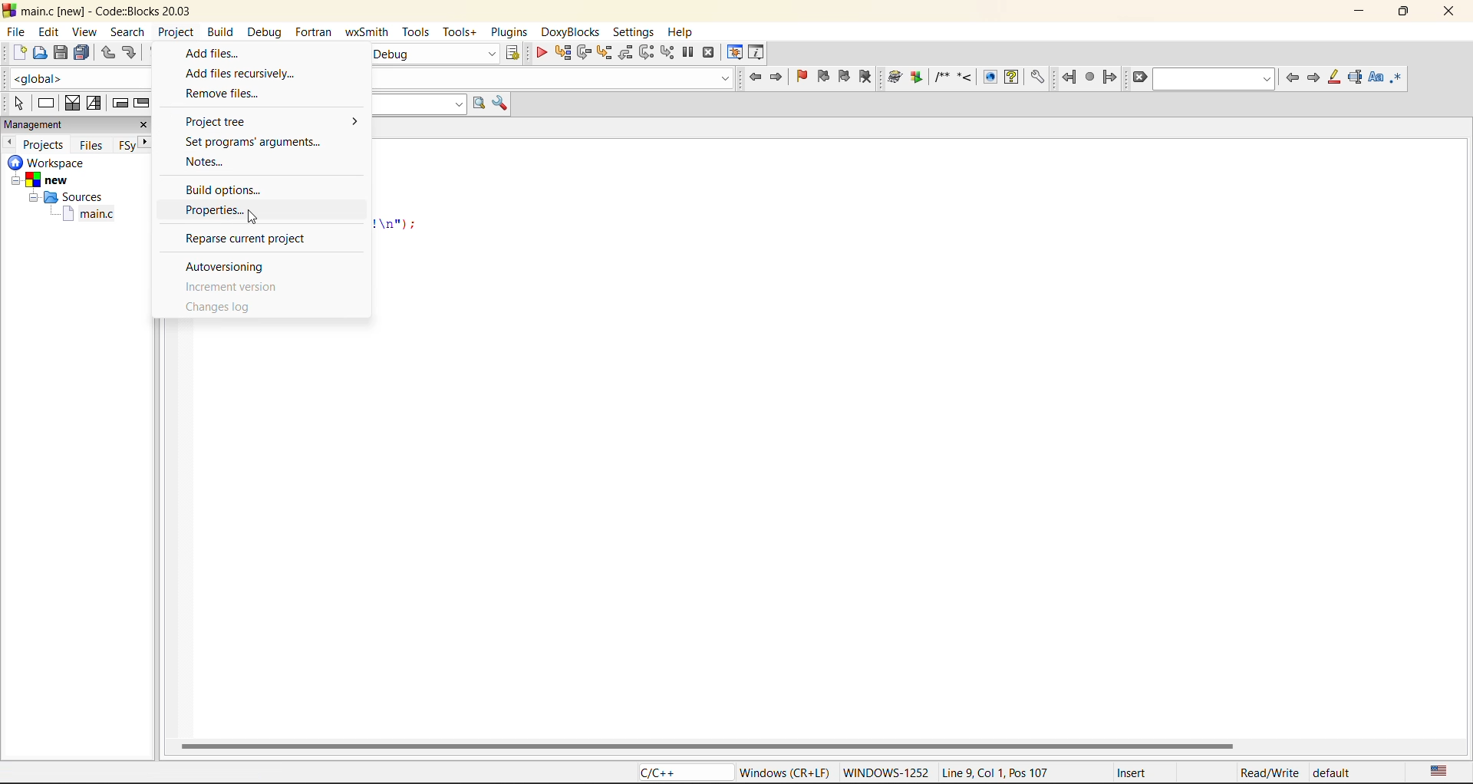  What do you see at coordinates (1442, 772) in the screenshot?
I see `text language` at bounding box center [1442, 772].